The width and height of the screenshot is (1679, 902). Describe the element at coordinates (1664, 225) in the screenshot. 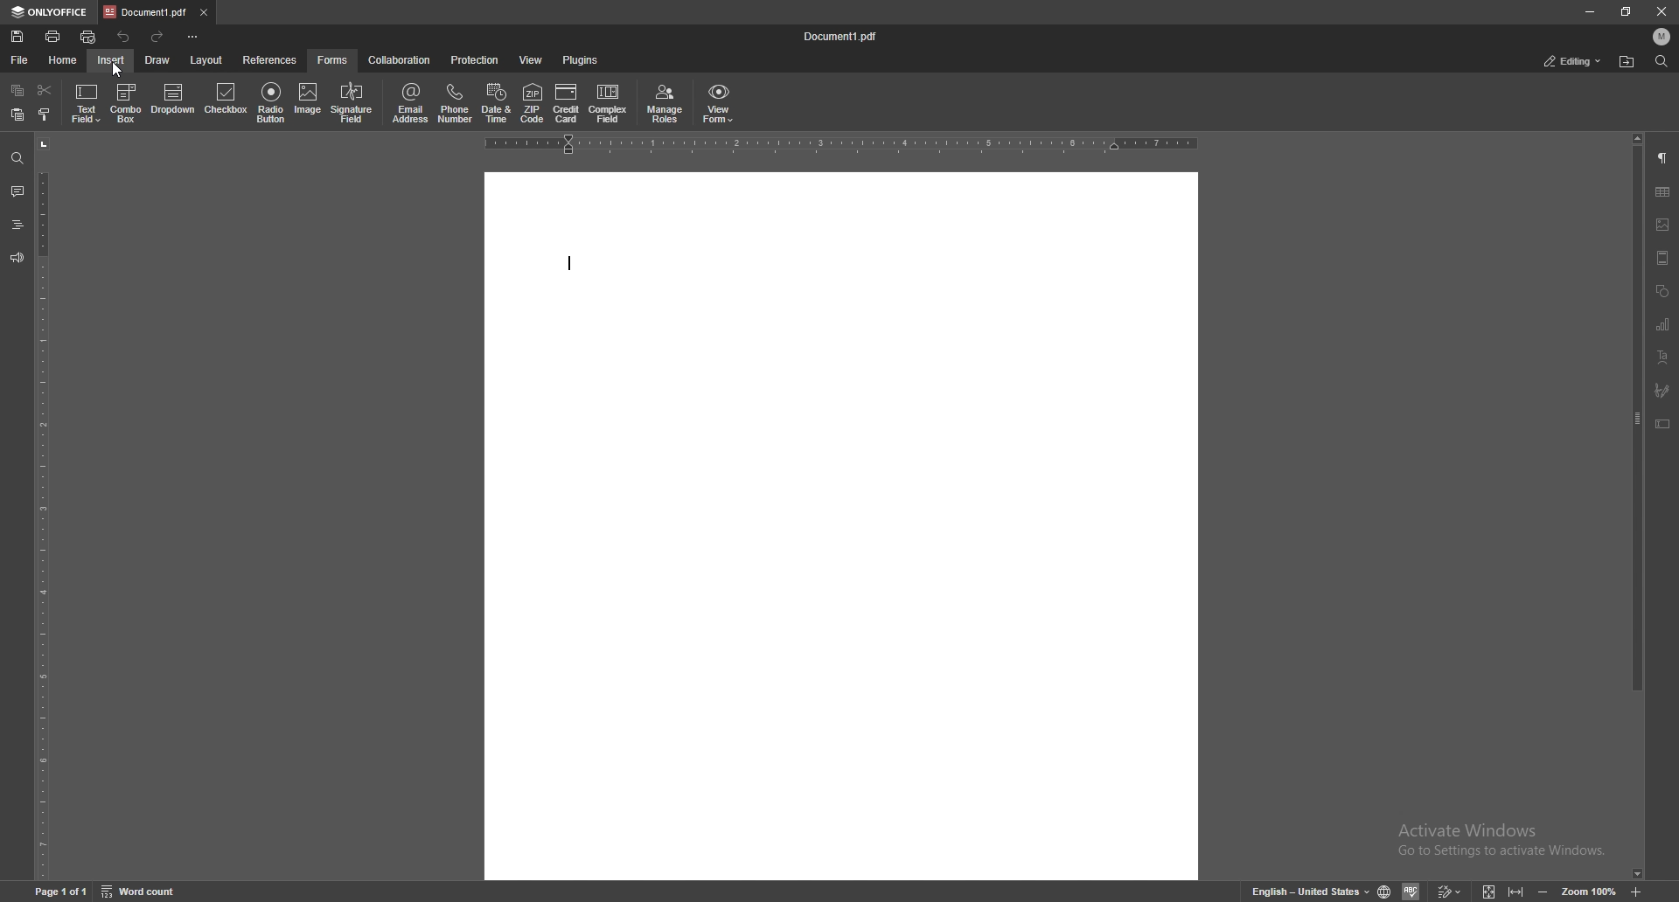

I see `image` at that location.